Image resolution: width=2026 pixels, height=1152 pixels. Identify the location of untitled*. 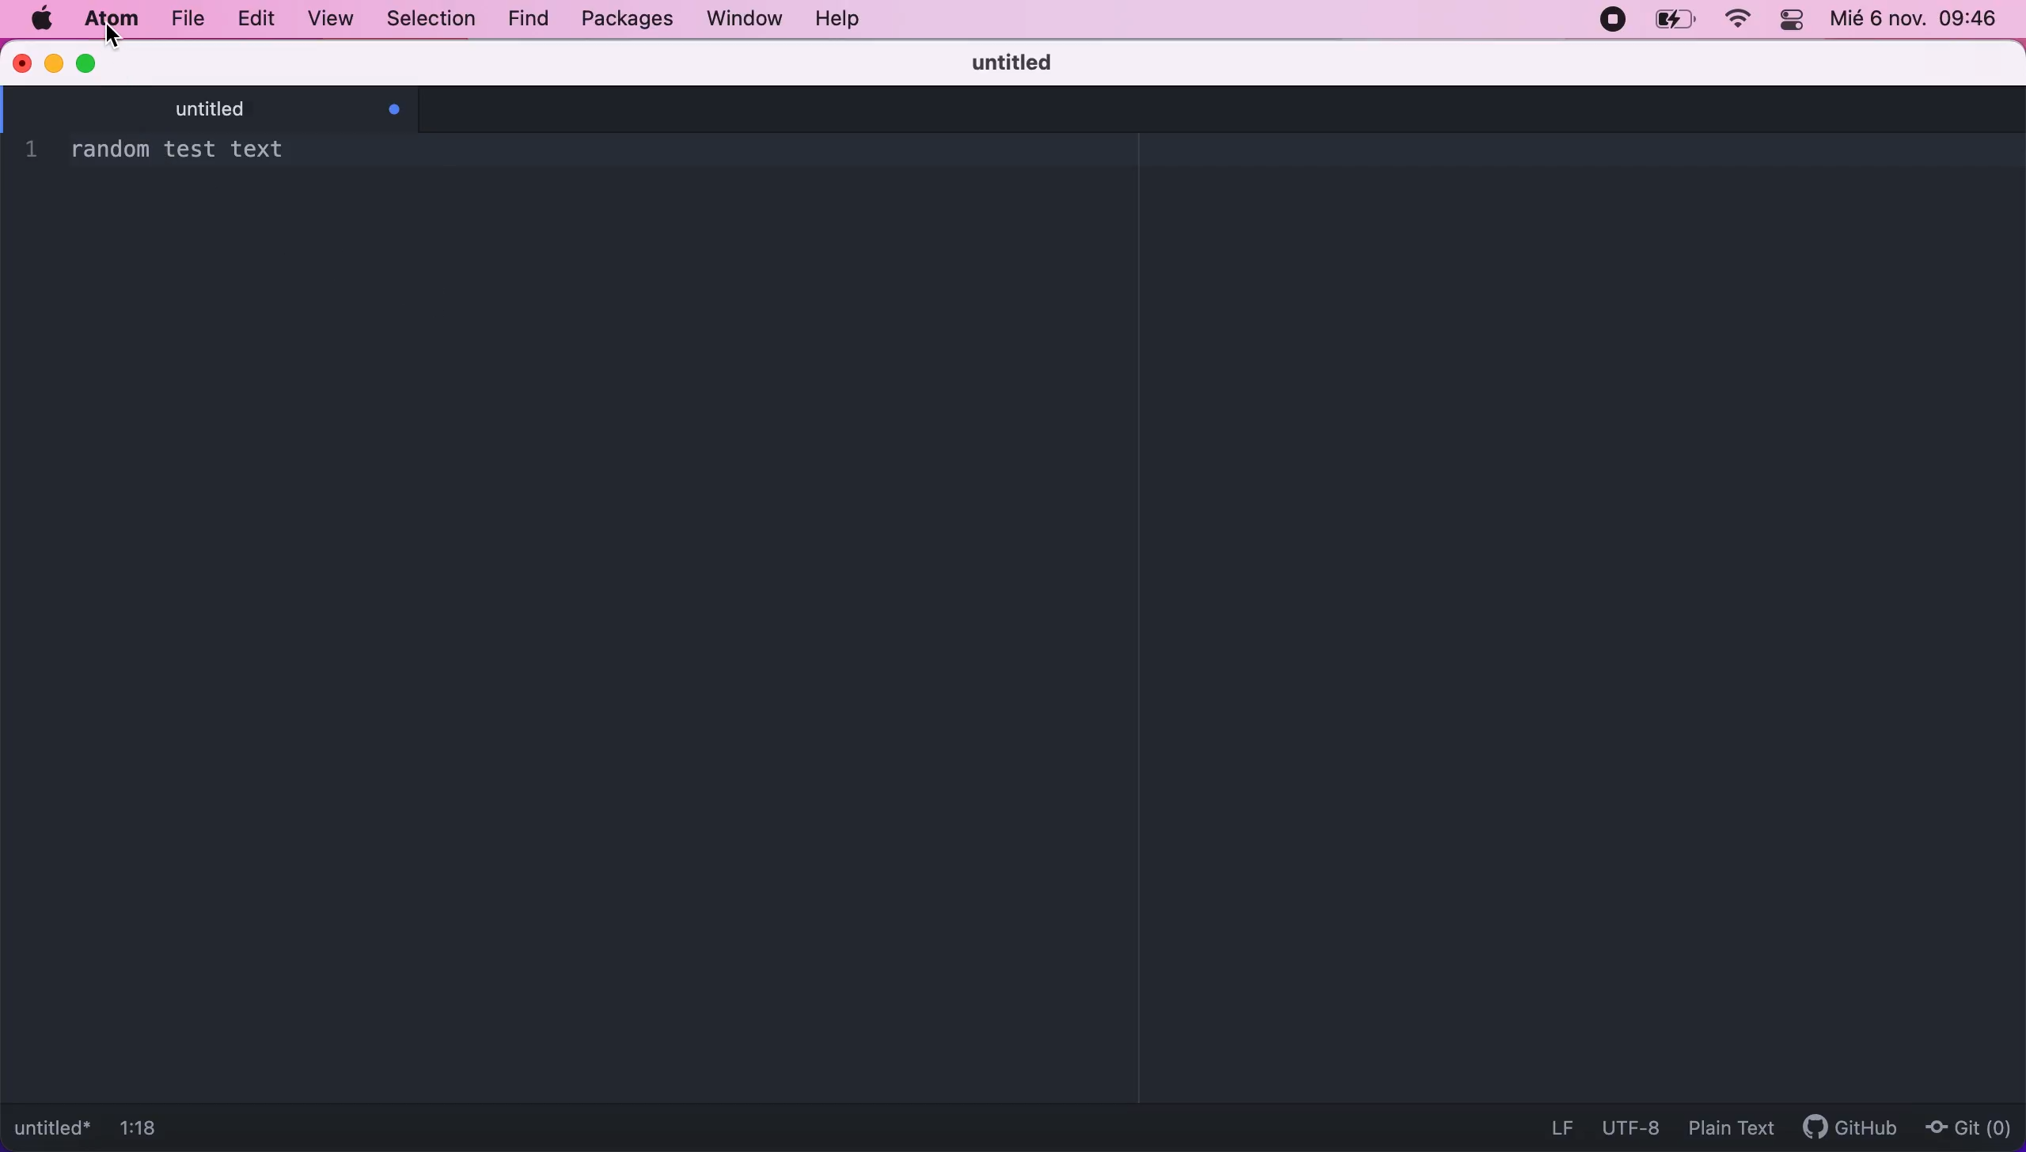
(51, 1128).